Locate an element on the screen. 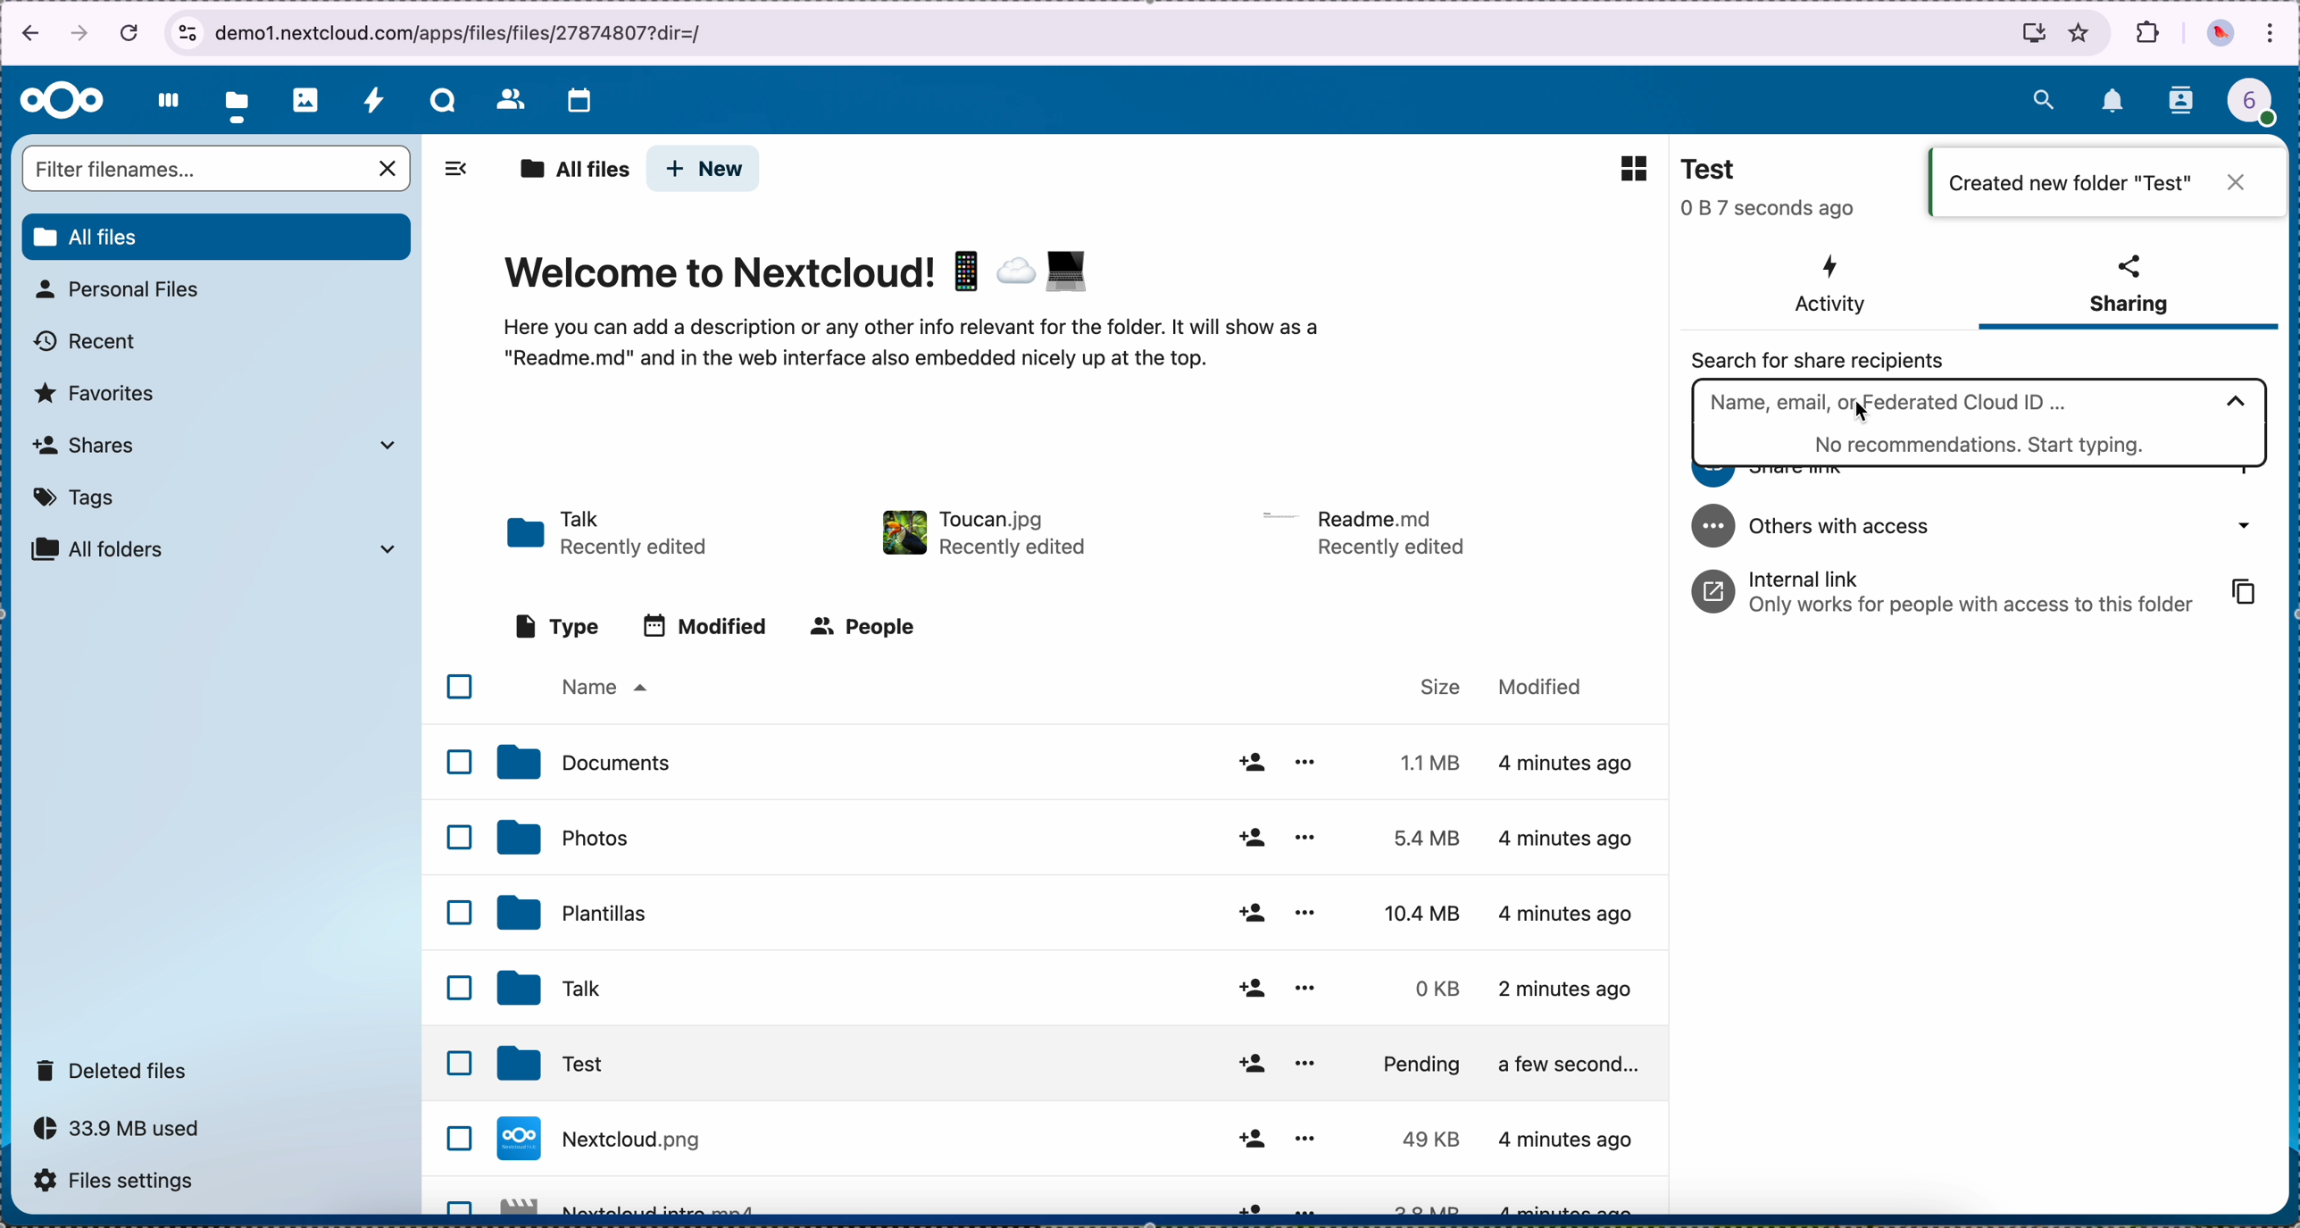  file is located at coordinates (1367, 531).